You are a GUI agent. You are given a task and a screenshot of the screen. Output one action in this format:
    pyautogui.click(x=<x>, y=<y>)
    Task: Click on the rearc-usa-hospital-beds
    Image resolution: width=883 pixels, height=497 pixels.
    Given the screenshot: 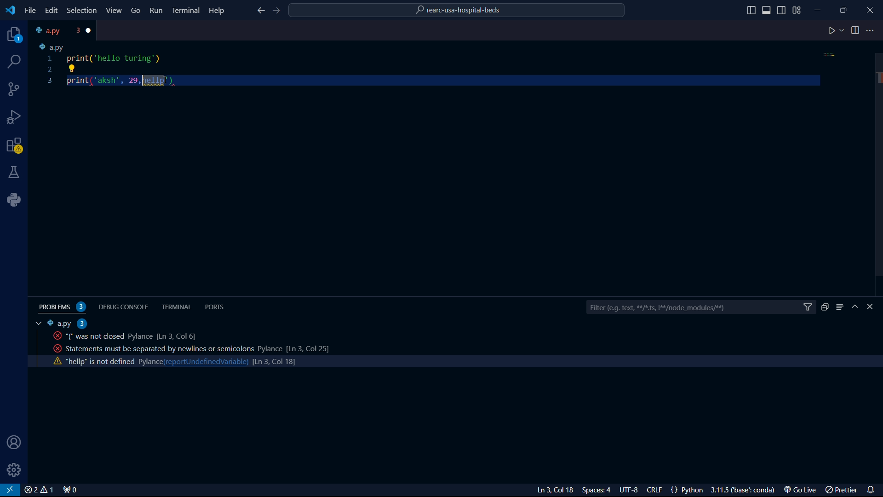 What is the action you would take?
    pyautogui.click(x=458, y=12)
    